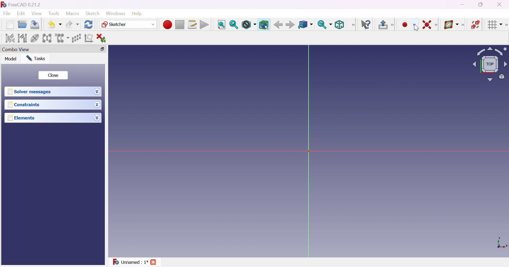 The image size is (509, 267). What do you see at coordinates (502, 4) in the screenshot?
I see `Close` at bounding box center [502, 4].